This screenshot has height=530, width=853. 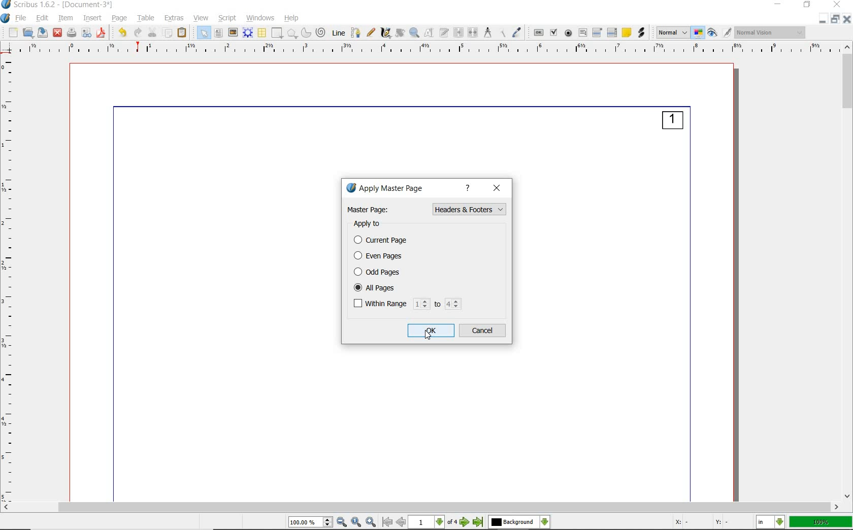 What do you see at coordinates (478, 523) in the screenshot?
I see `go to last page` at bounding box center [478, 523].